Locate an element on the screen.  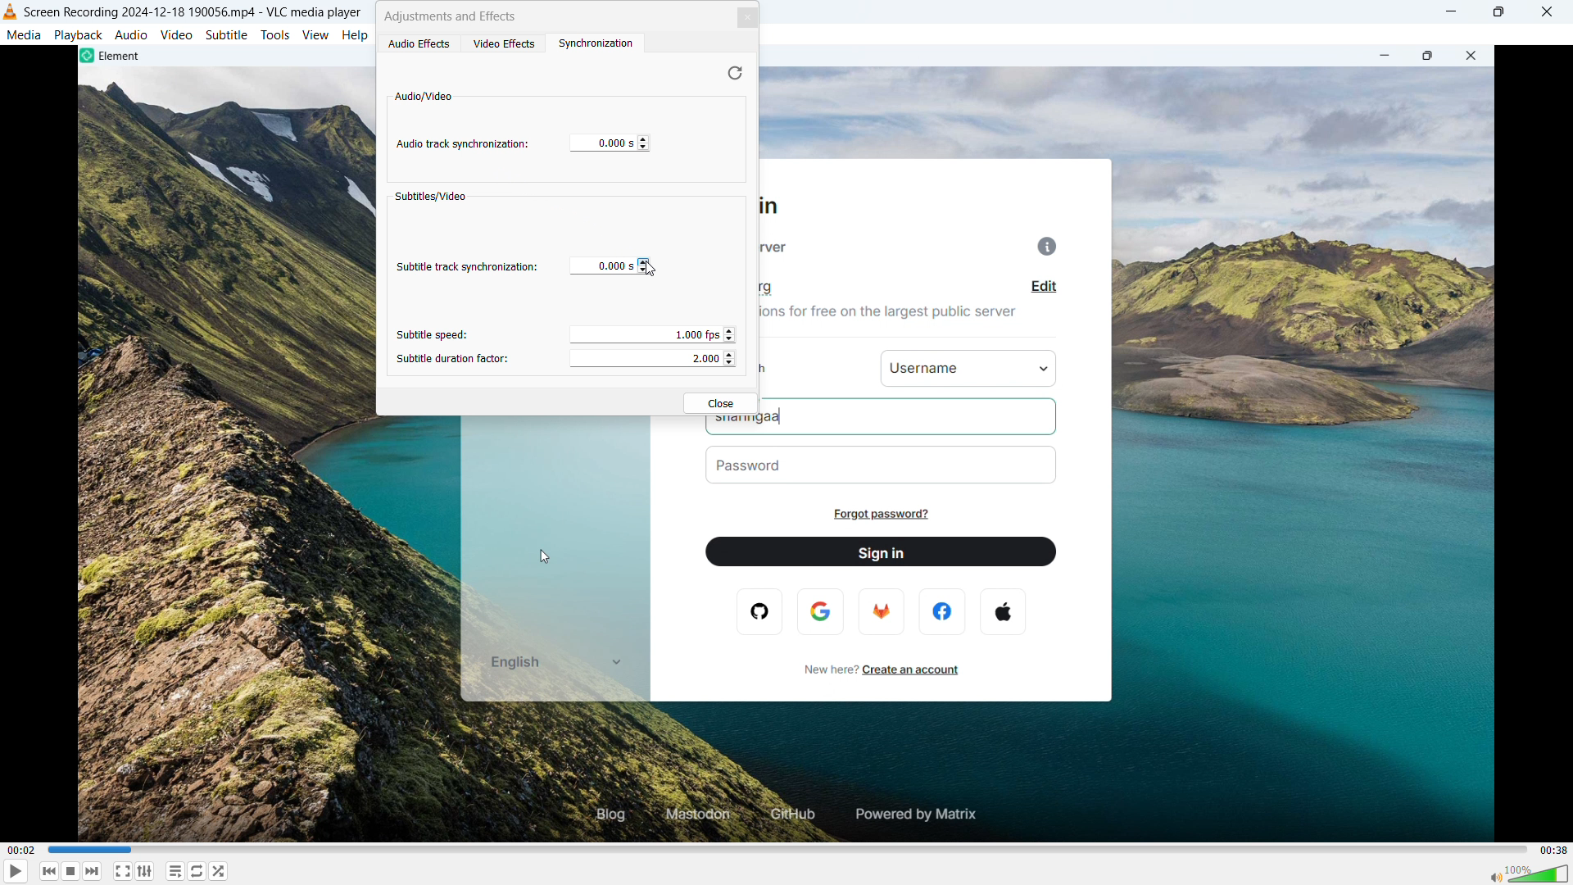
screen recording 2024-12-188 190056 mp4 -vlc media player is located at coordinates (196, 11).